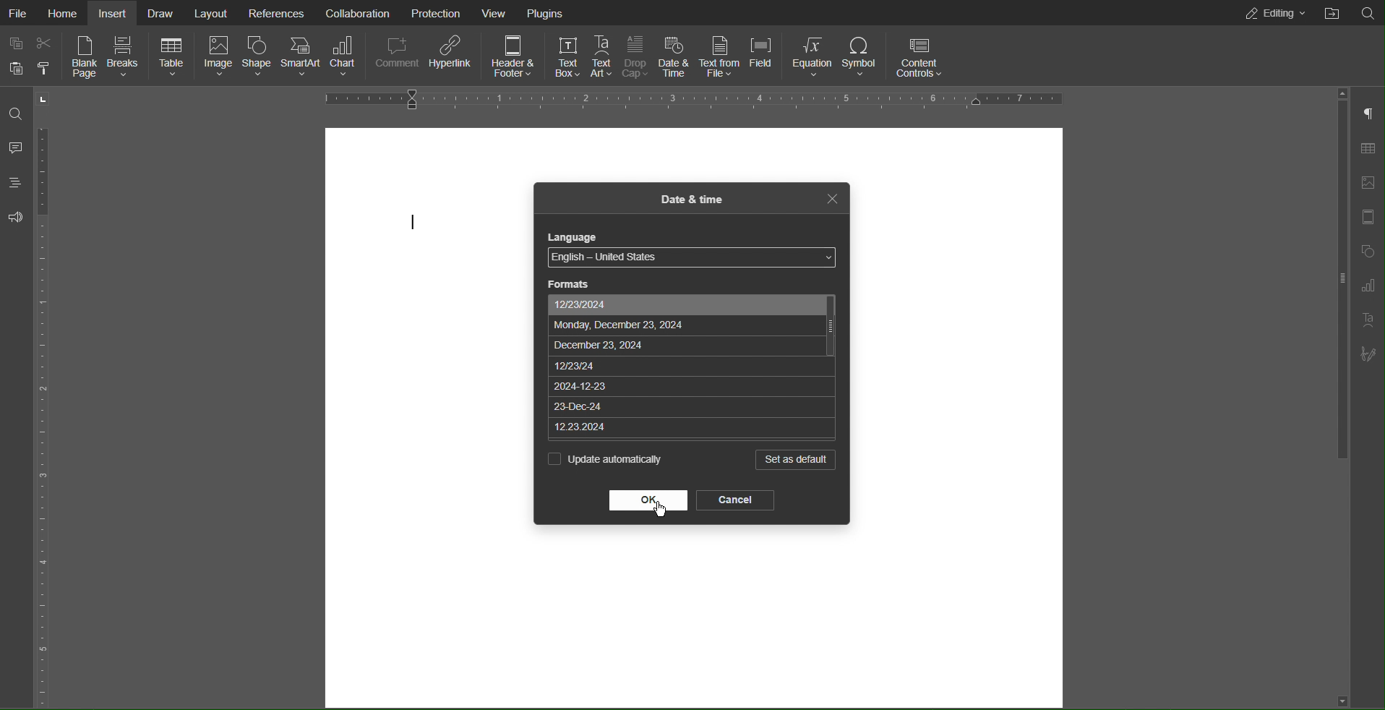 This screenshot has width=1385, height=710. What do you see at coordinates (692, 200) in the screenshot?
I see `Date & Time` at bounding box center [692, 200].